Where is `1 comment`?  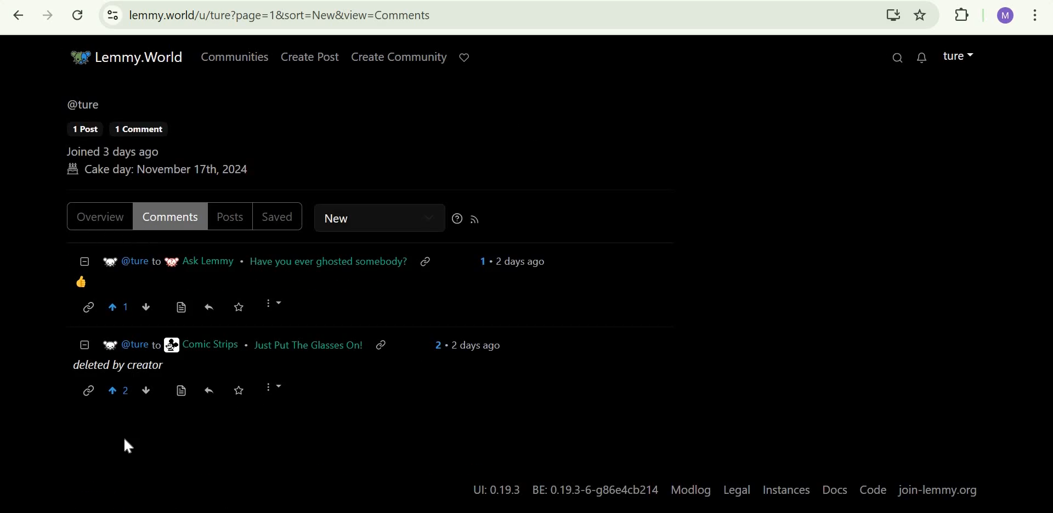 1 comment is located at coordinates (132, 129).